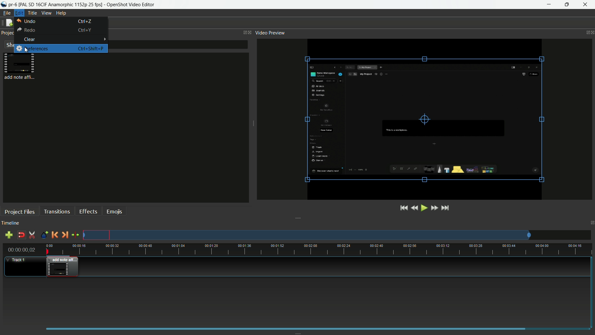 The image size is (595, 335). What do you see at coordinates (591, 222) in the screenshot?
I see `change layout` at bounding box center [591, 222].